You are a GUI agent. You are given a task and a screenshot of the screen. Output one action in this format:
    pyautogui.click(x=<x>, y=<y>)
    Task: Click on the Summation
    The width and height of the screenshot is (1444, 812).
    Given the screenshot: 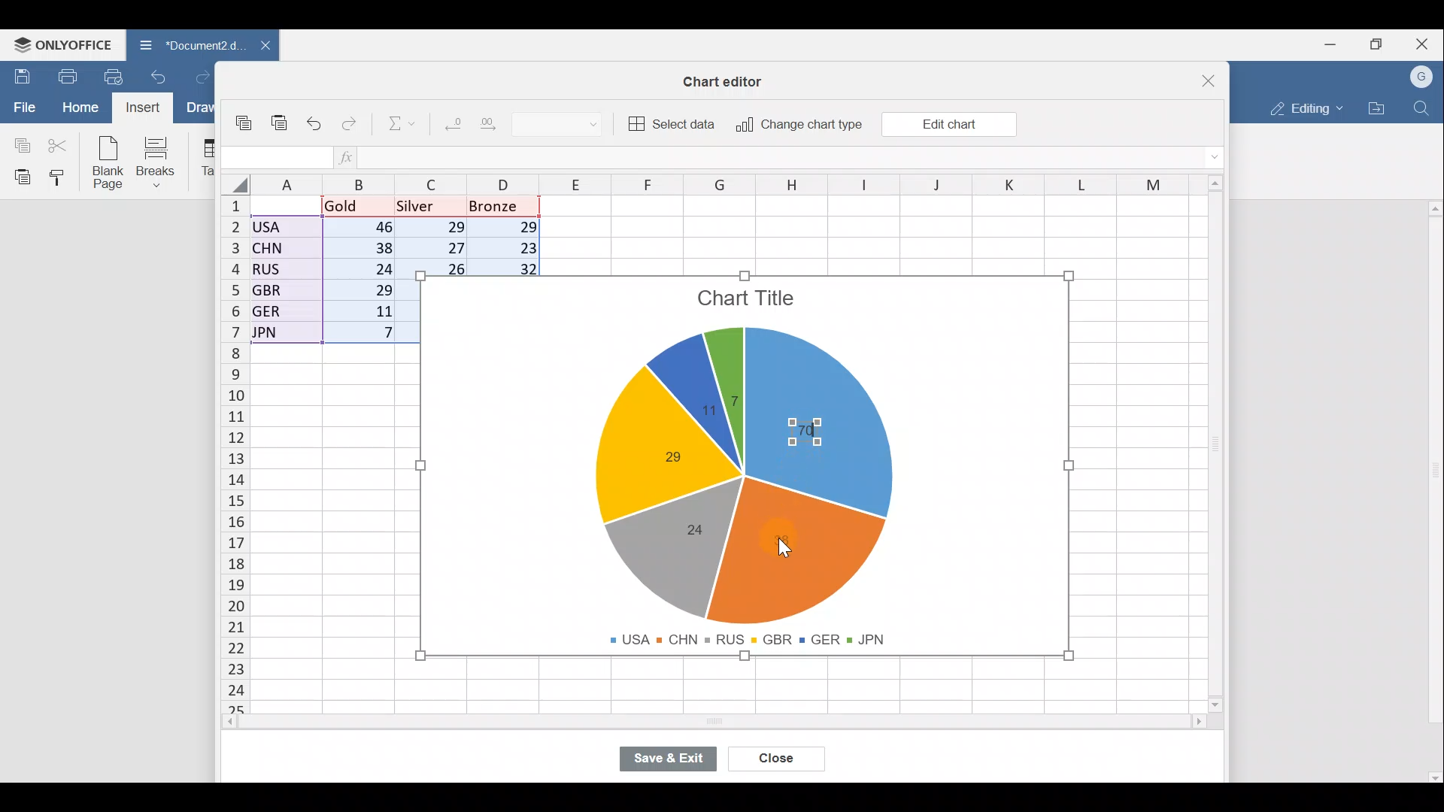 What is the action you would take?
    pyautogui.click(x=403, y=121)
    